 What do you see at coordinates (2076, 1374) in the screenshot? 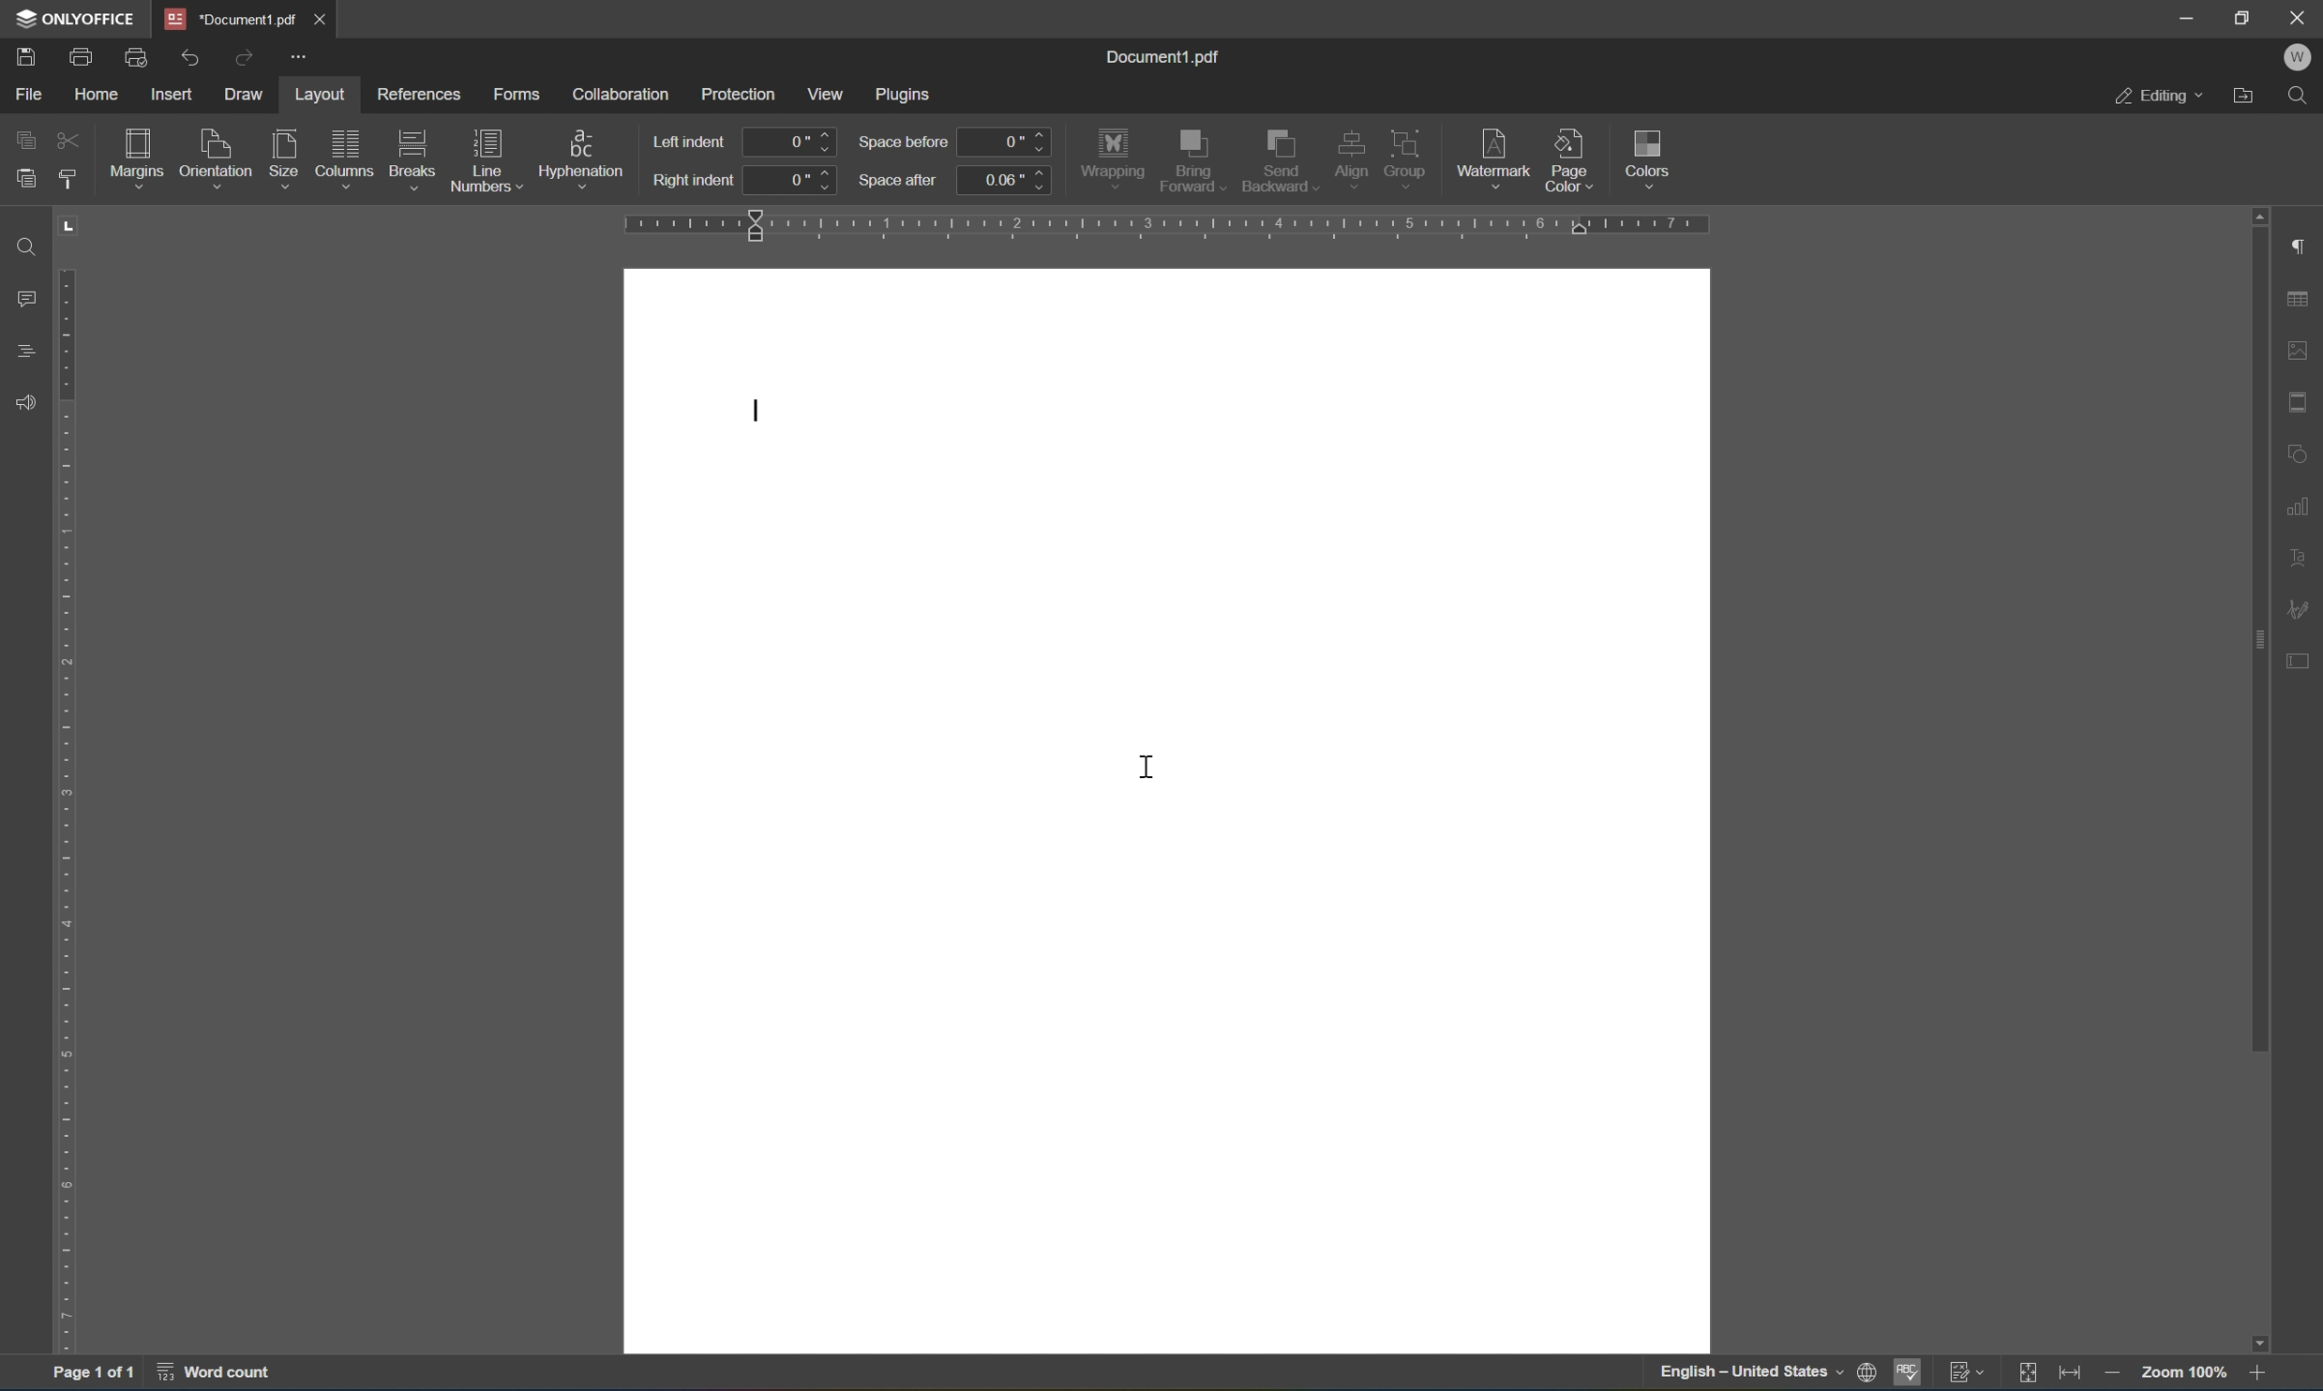
I see `fit to width` at bounding box center [2076, 1374].